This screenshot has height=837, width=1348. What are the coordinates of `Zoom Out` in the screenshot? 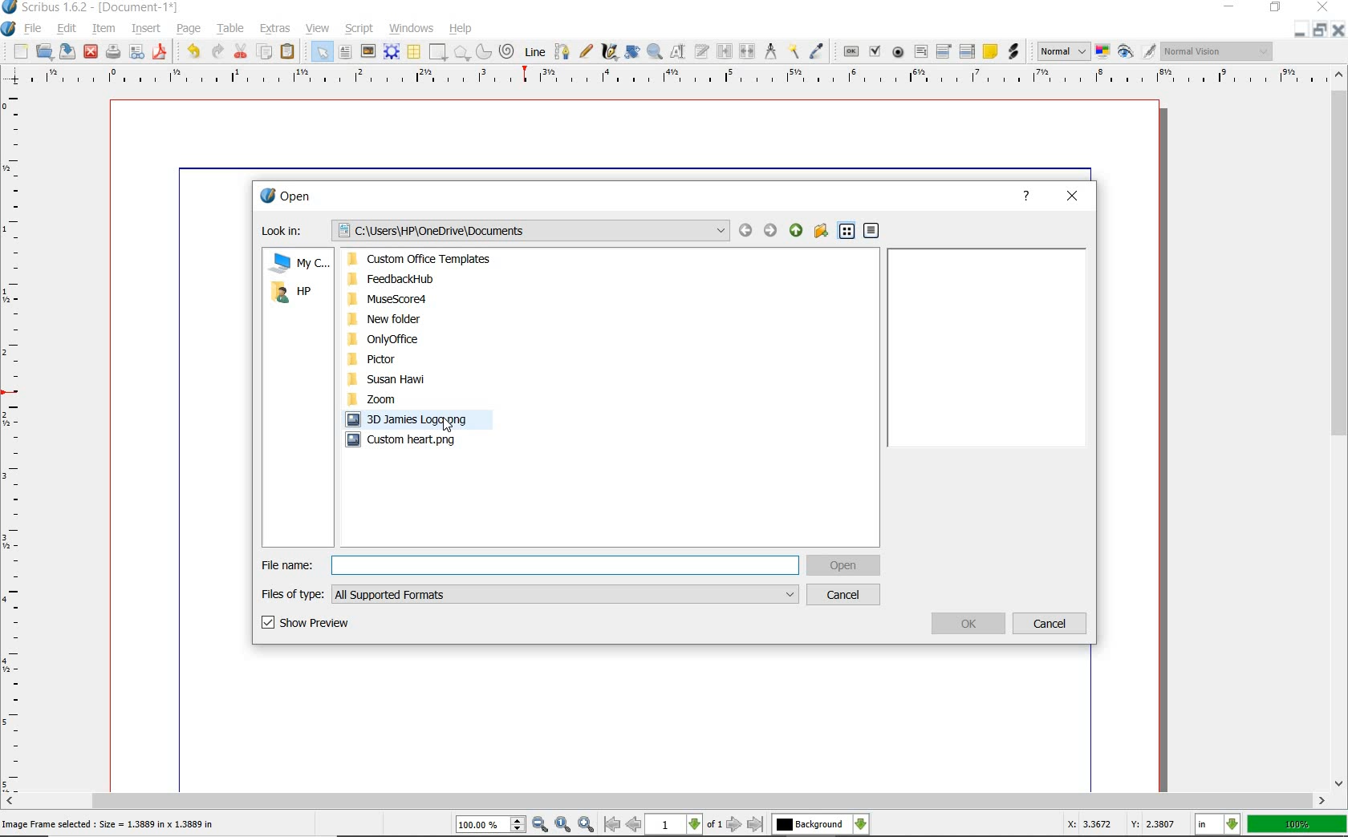 It's located at (541, 824).